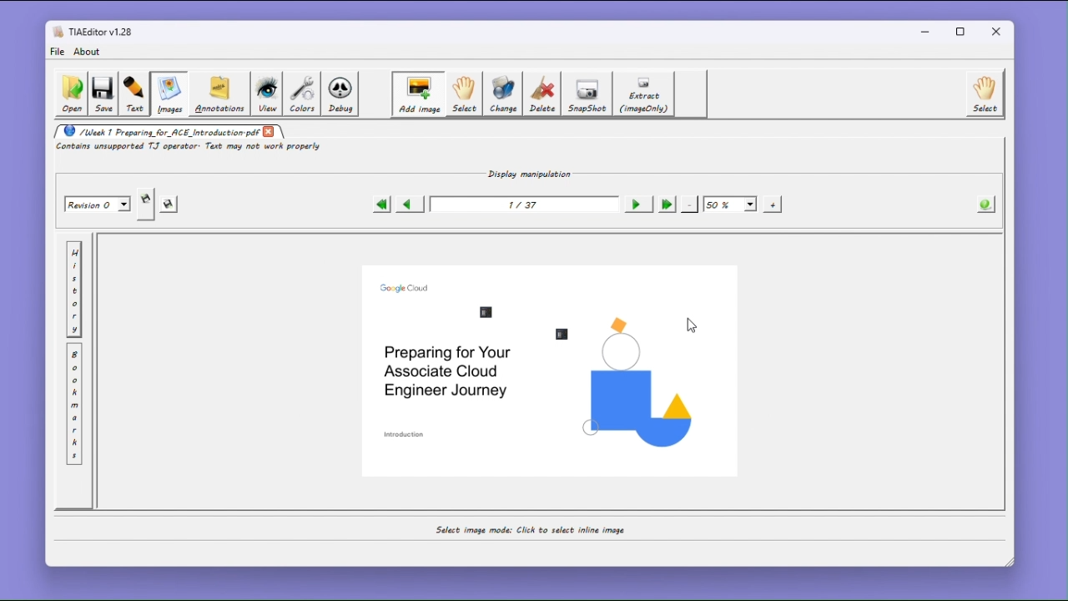 The height and width of the screenshot is (601, 1068). I want to click on The information About the PDF opened, so click(987, 203).